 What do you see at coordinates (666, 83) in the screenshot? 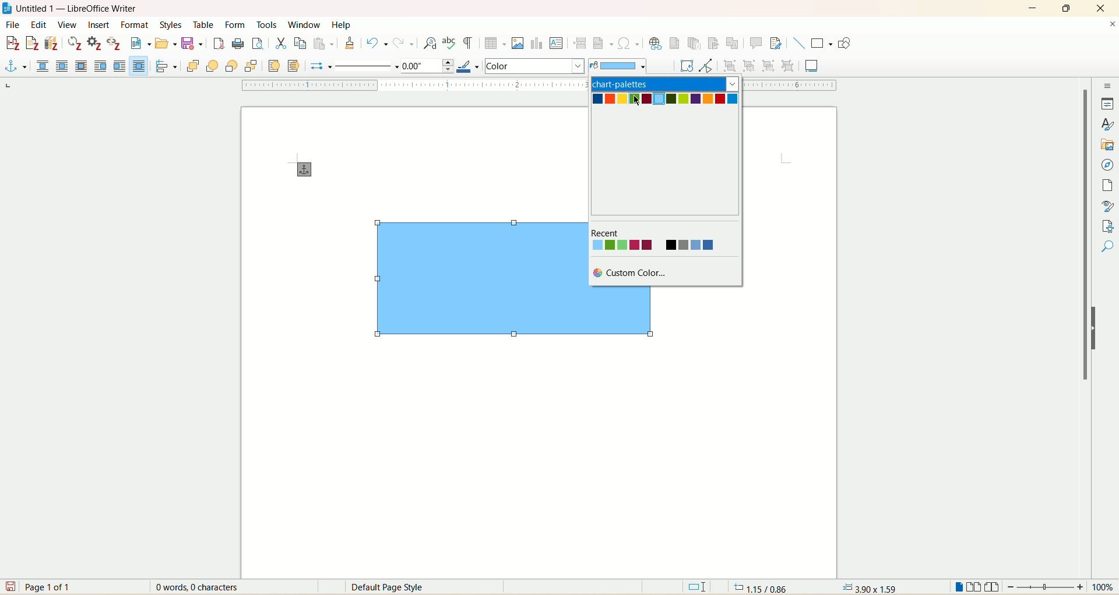
I see `chart-palettes` at bounding box center [666, 83].